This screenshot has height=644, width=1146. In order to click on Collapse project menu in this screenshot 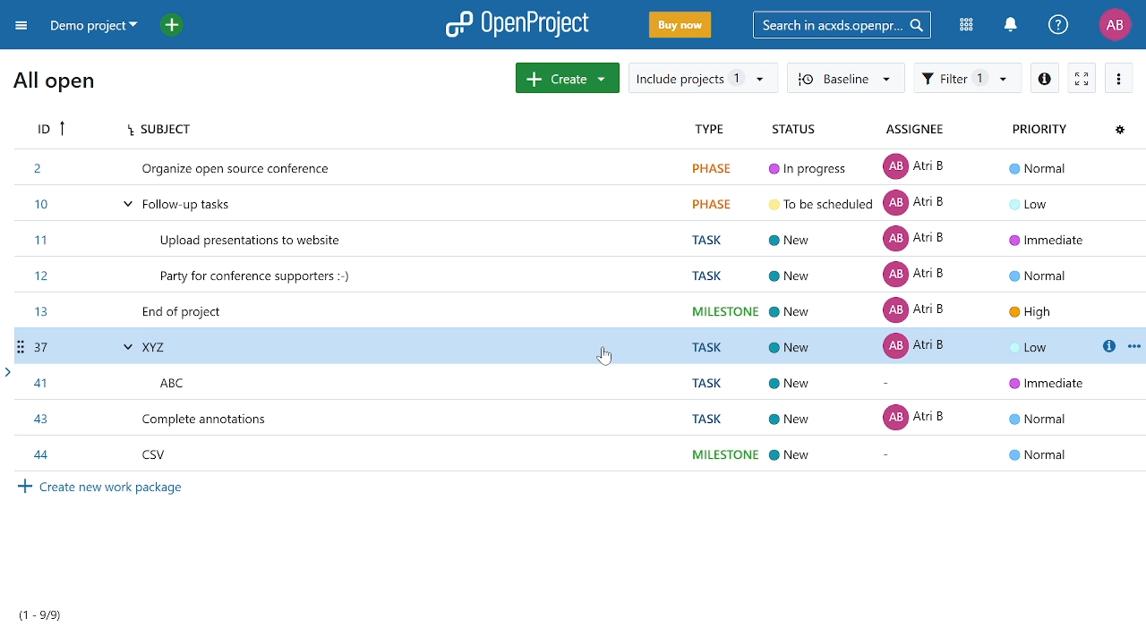, I will do `click(18, 28)`.